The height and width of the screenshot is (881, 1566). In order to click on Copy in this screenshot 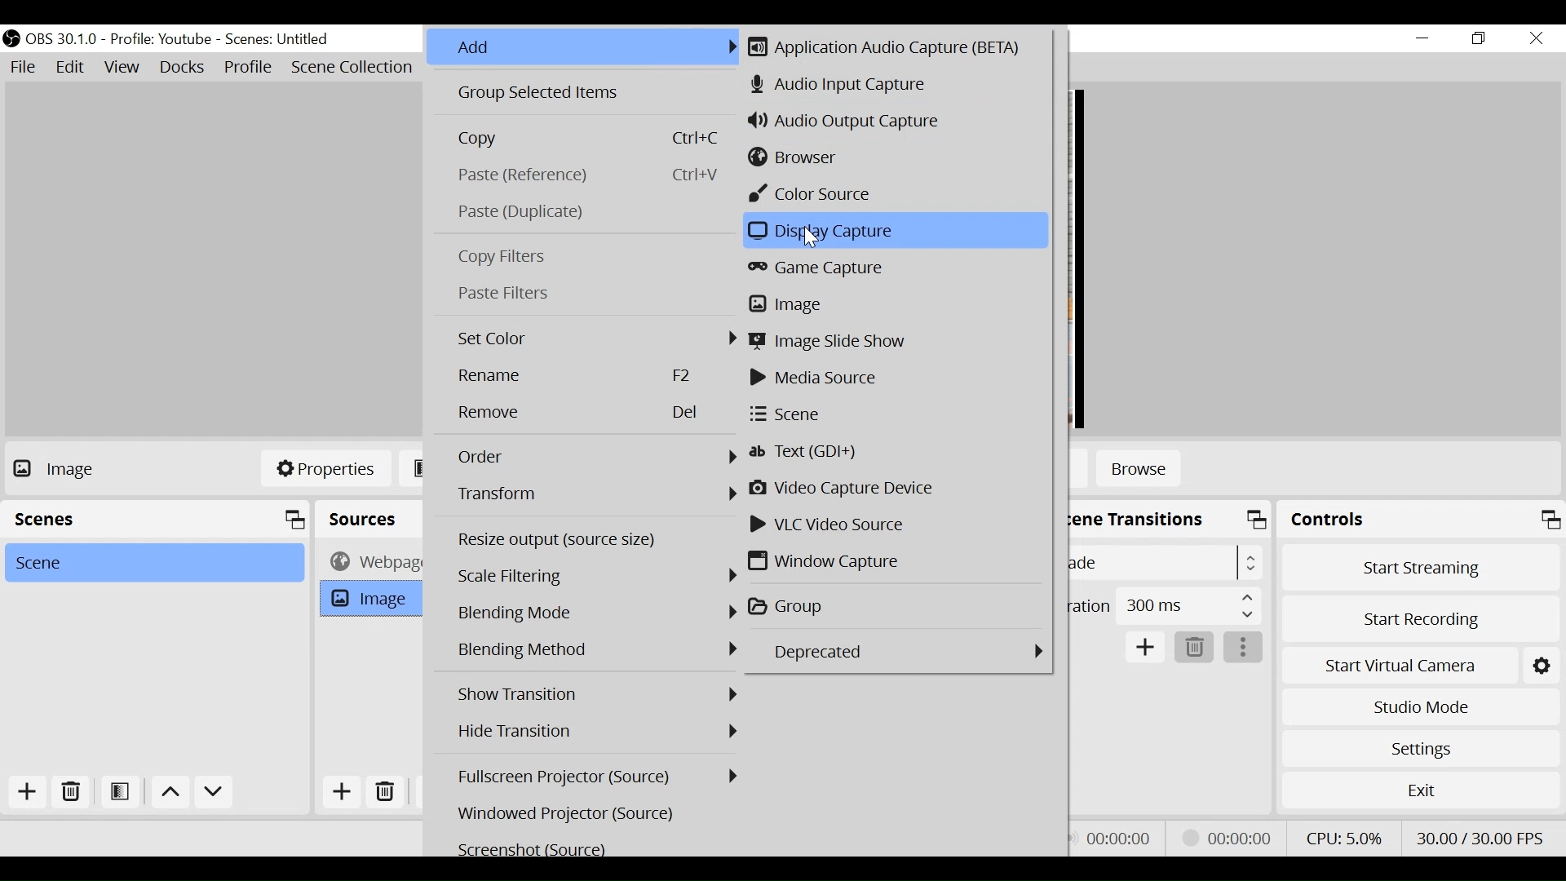, I will do `click(585, 139)`.